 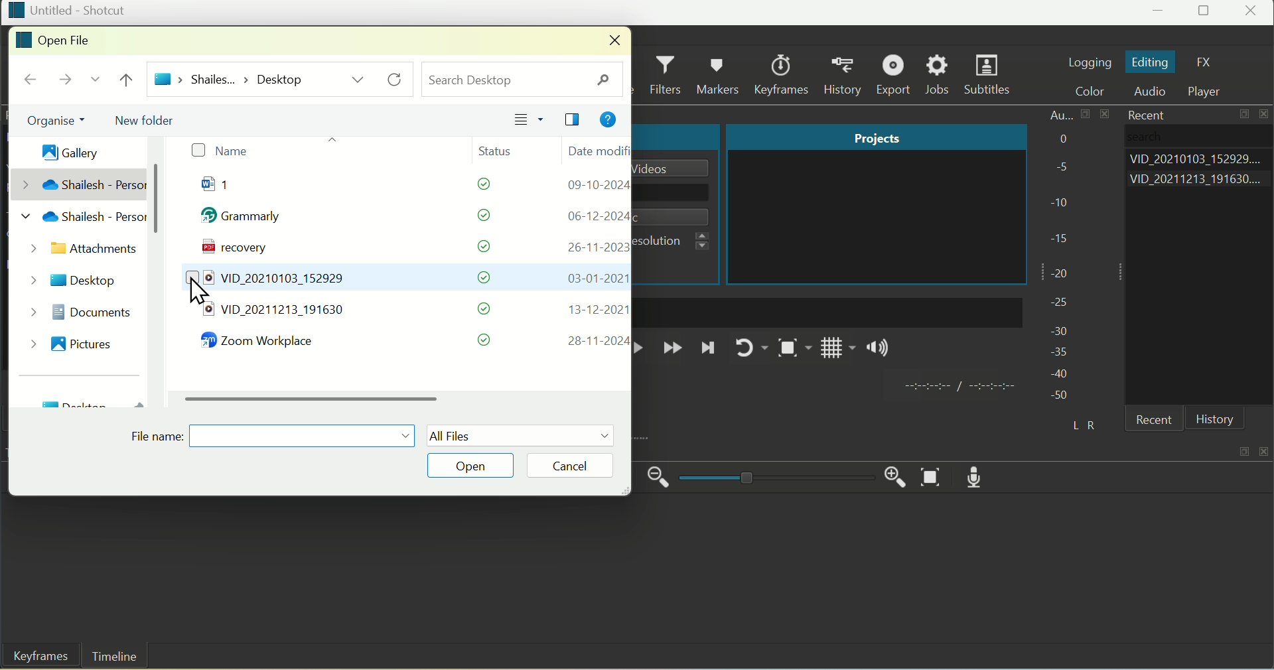 What do you see at coordinates (485, 308) in the screenshot?
I see `status` at bounding box center [485, 308].